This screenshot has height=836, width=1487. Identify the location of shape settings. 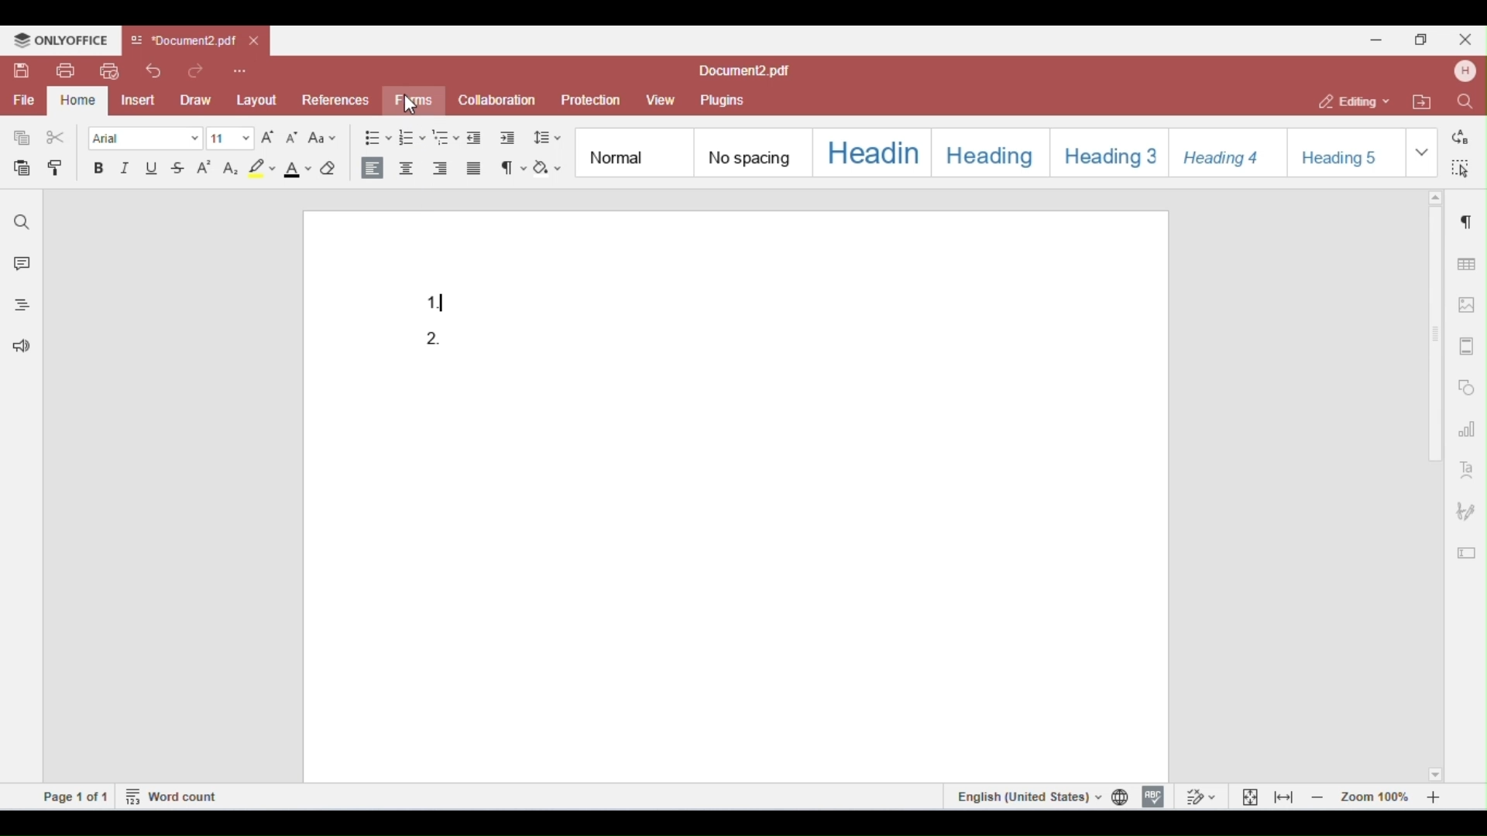
(1467, 384).